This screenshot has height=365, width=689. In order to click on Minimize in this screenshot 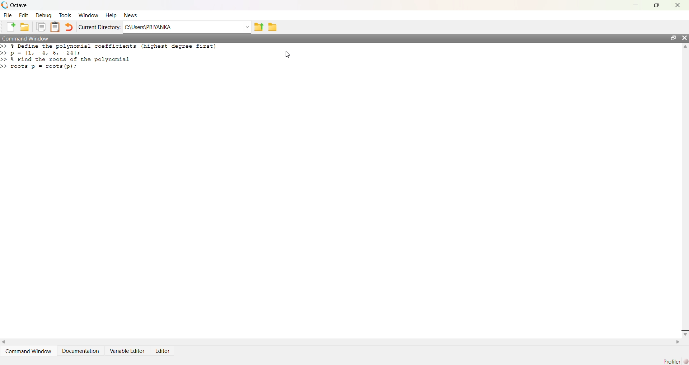, I will do `click(637, 4)`.